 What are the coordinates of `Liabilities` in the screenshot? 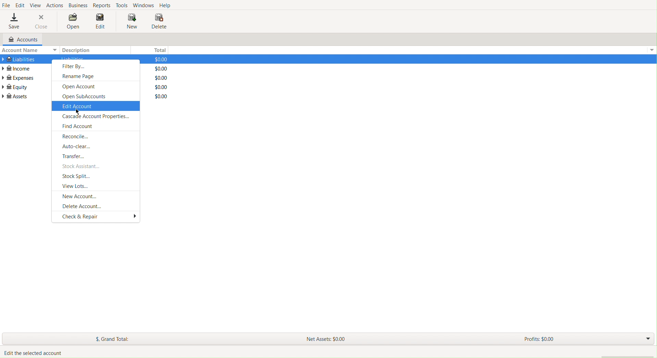 It's located at (18, 58).